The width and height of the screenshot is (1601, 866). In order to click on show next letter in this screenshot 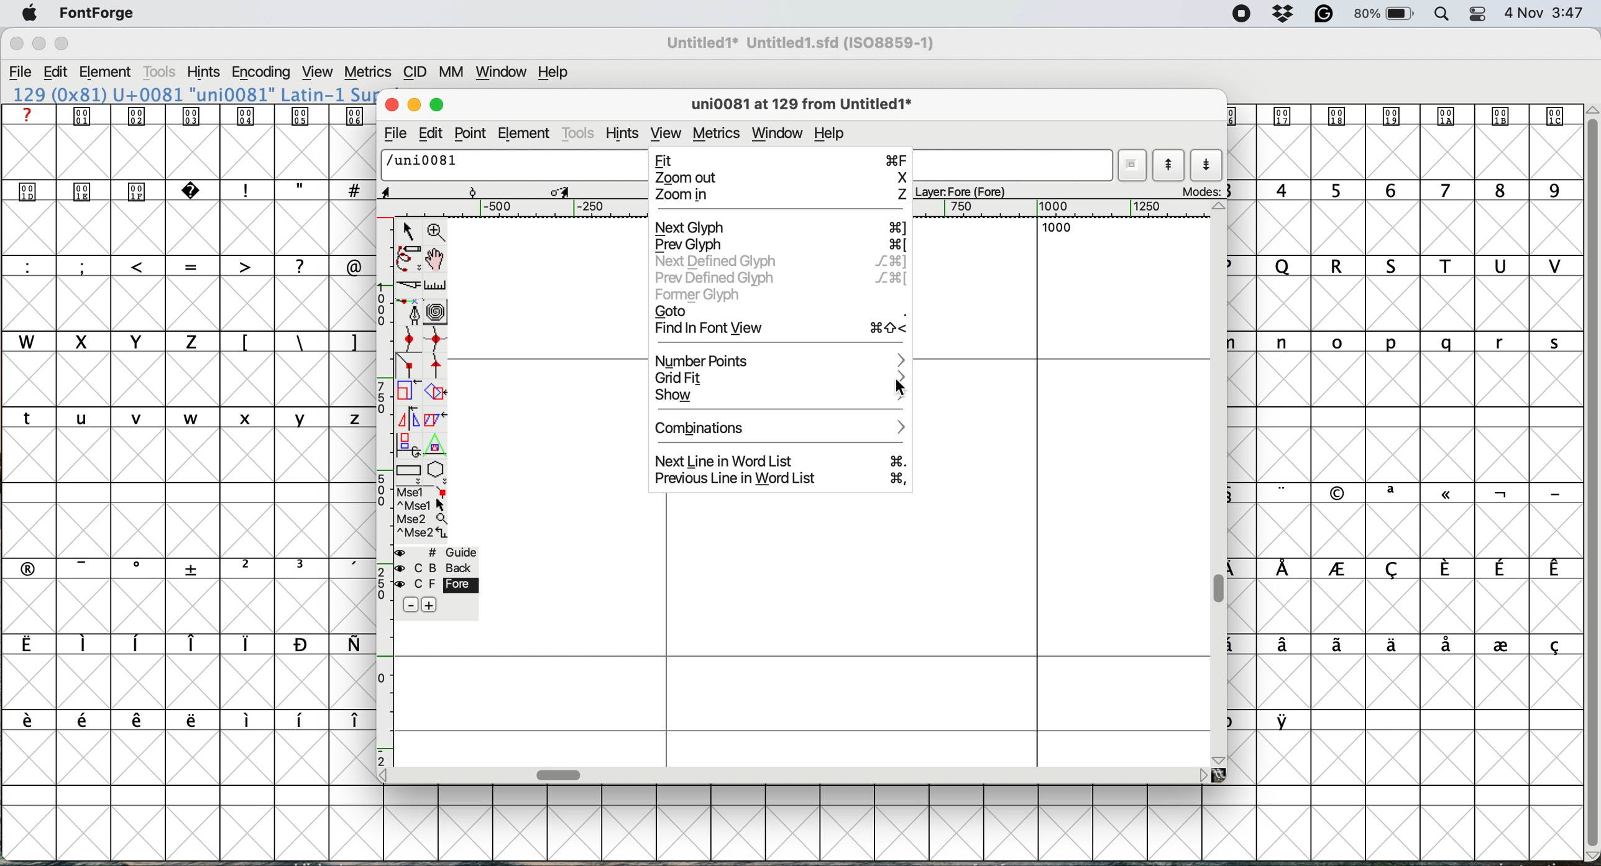, I will do `click(1206, 164)`.